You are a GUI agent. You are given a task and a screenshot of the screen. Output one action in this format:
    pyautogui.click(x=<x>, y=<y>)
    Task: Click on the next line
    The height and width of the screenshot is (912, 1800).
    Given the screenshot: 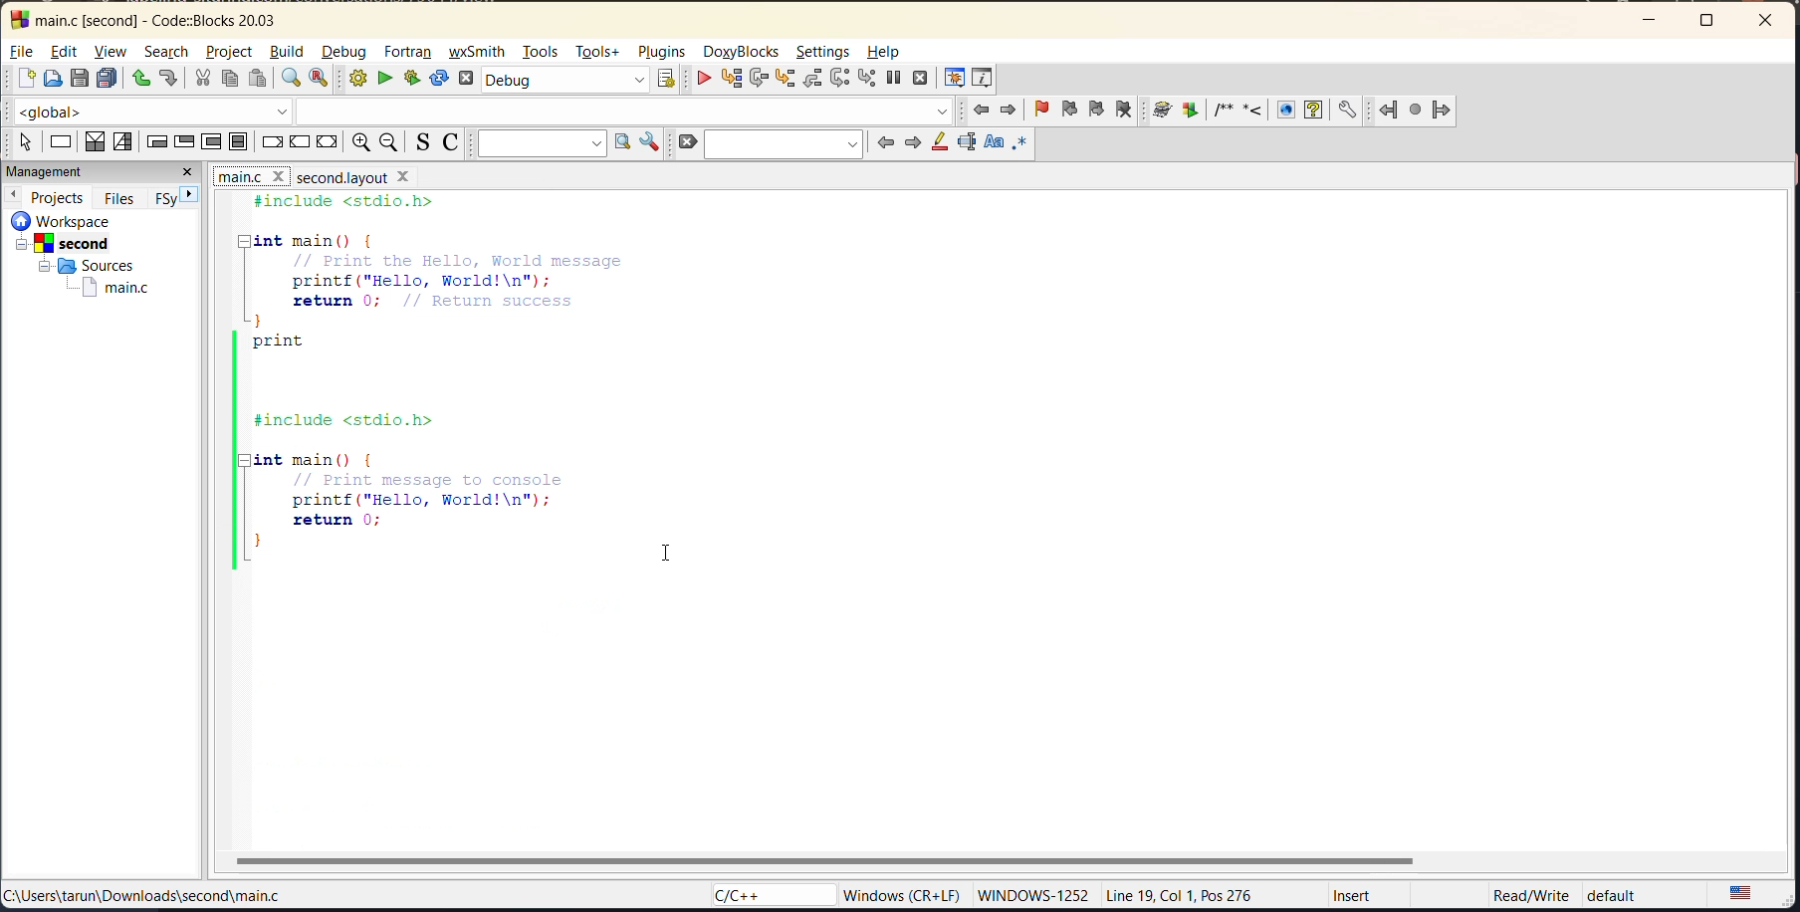 What is the action you would take?
    pyautogui.click(x=760, y=80)
    